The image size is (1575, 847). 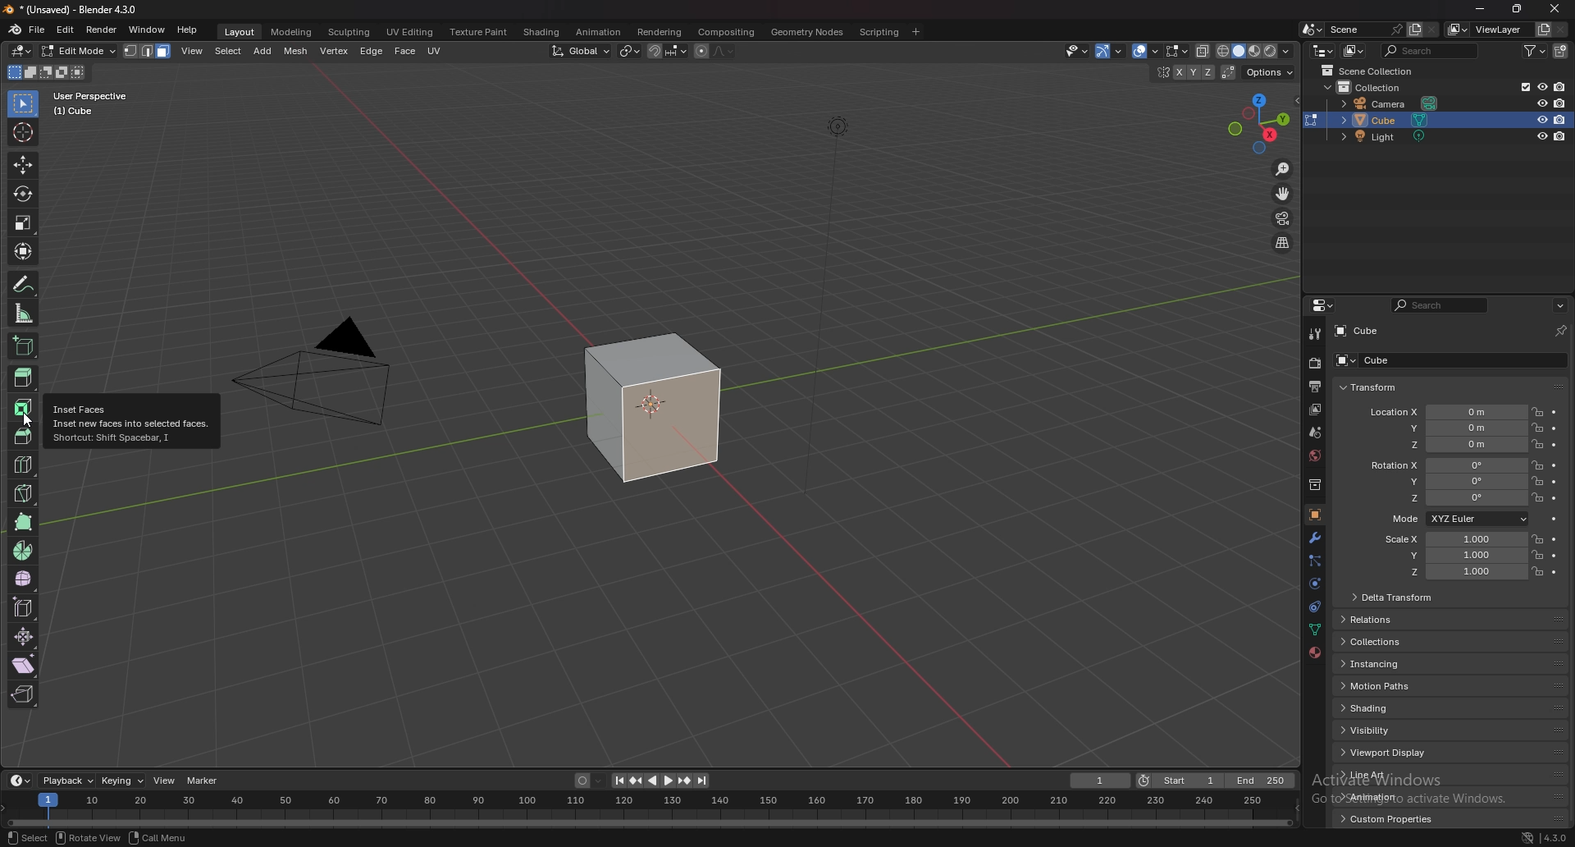 What do you see at coordinates (726, 32) in the screenshot?
I see `compositing` at bounding box center [726, 32].